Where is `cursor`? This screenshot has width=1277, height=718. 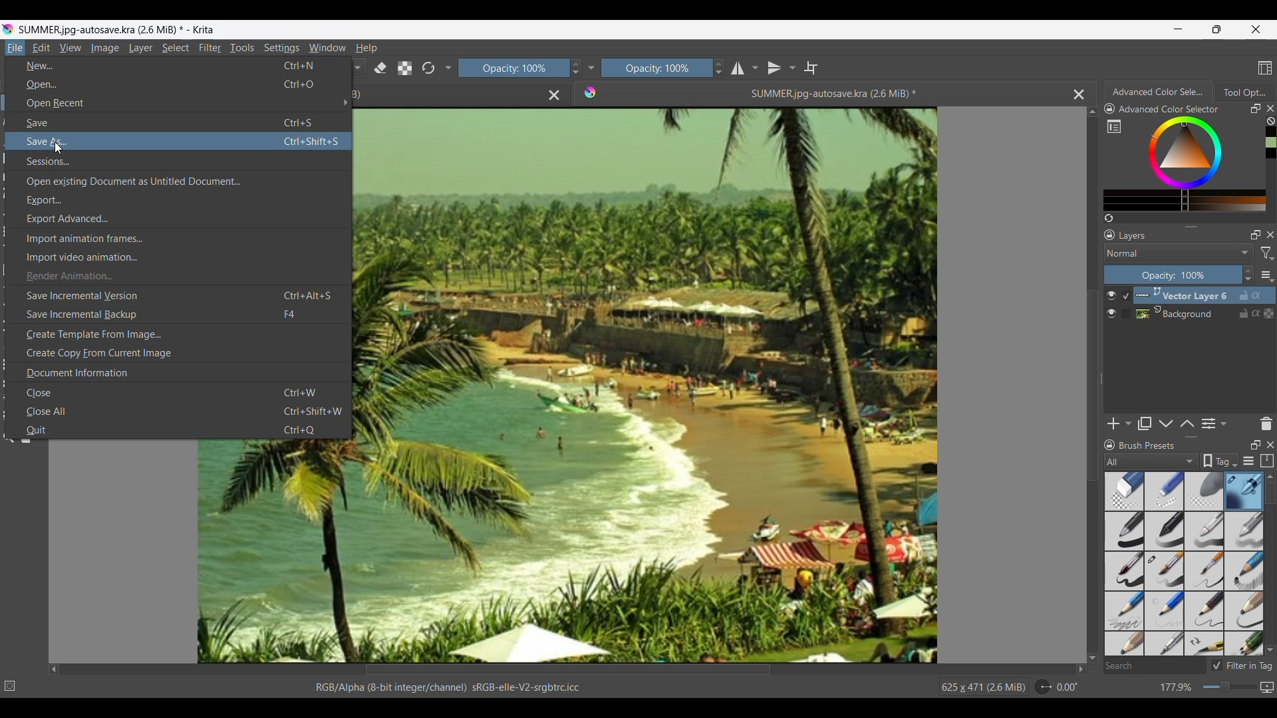
cursor is located at coordinates (56, 146).